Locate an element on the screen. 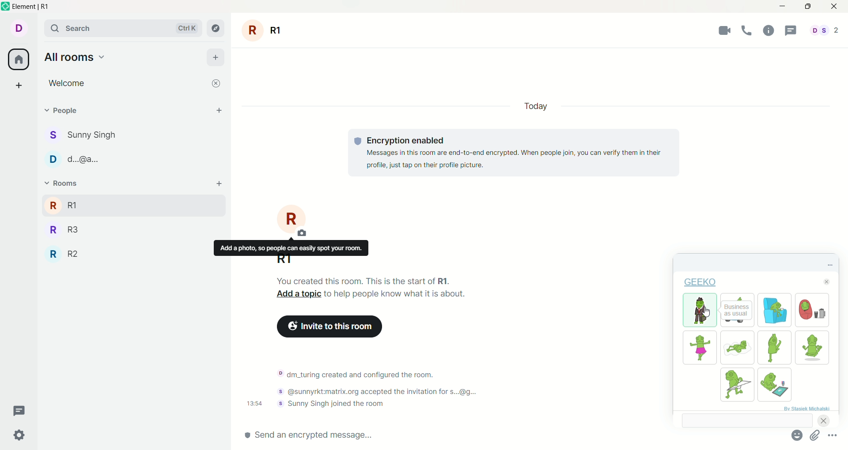  Text is located at coordinates (363, 281).